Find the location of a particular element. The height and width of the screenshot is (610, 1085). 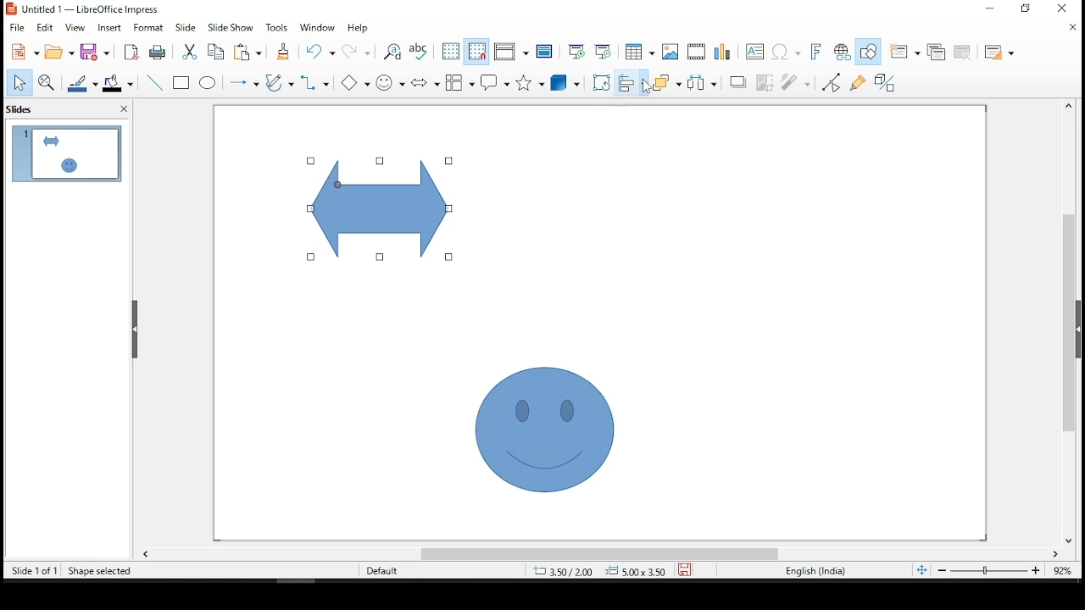

show draw functions is located at coordinates (869, 50).